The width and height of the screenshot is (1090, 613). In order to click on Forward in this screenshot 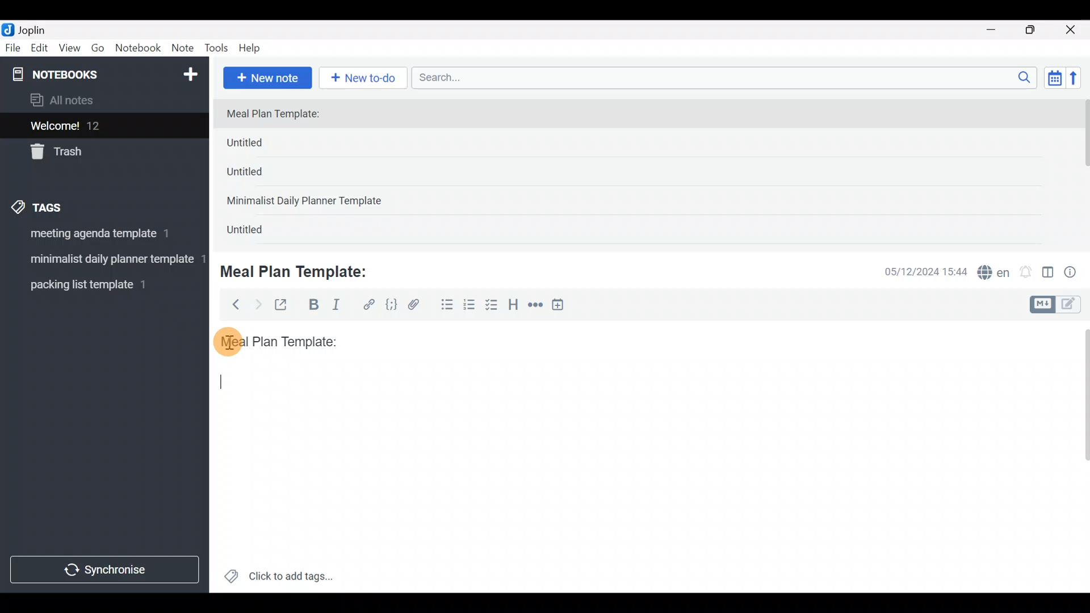, I will do `click(258, 304)`.